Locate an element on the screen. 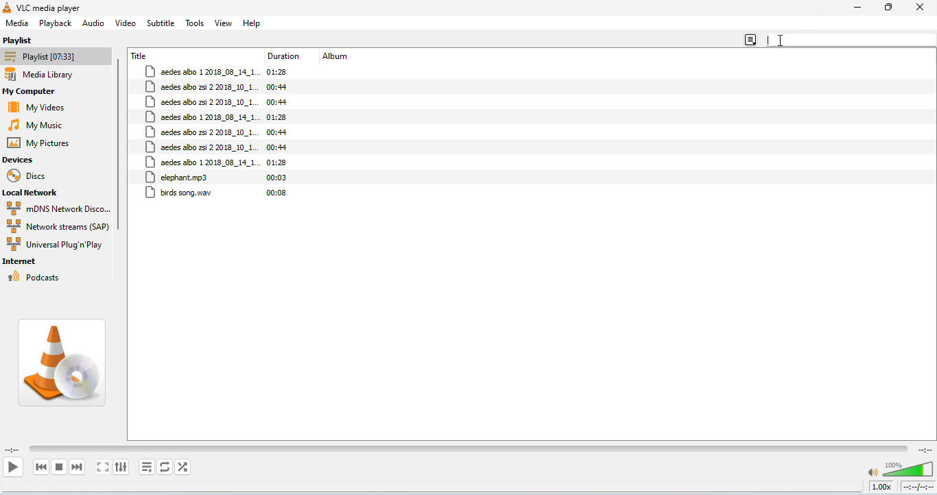  media library is located at coordinates (52, 75).